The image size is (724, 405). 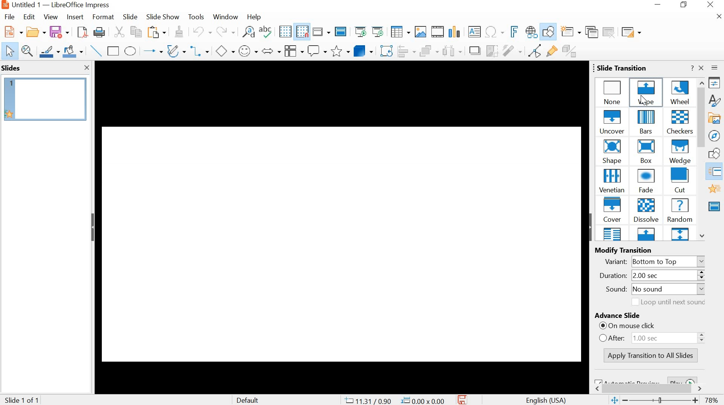 What do you see at coordinates (50, 17) in the screenshot?
I see `VIEW` at bounding box center [50, 17].